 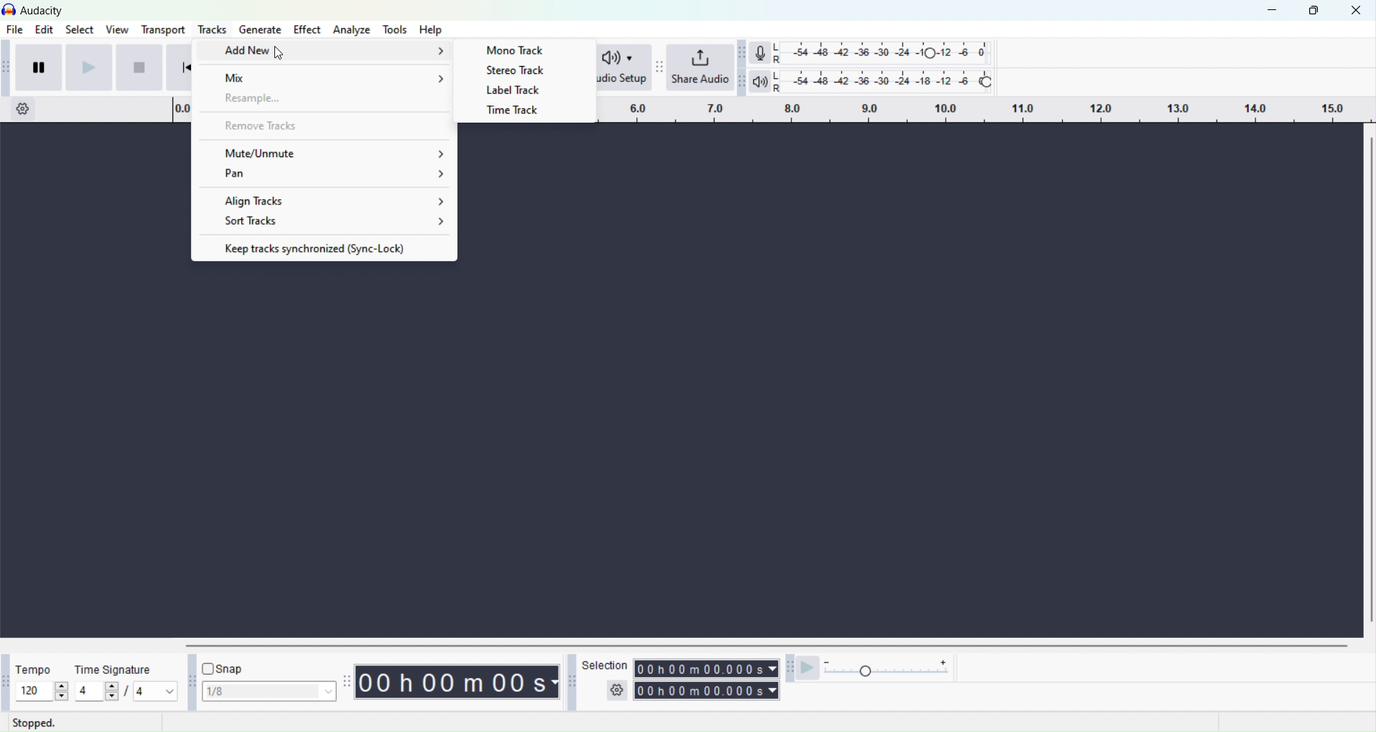 What do you see at coordinates (1274, 10) in the screenshot?
I see `Minimize` at bounding box center [1274, 10].